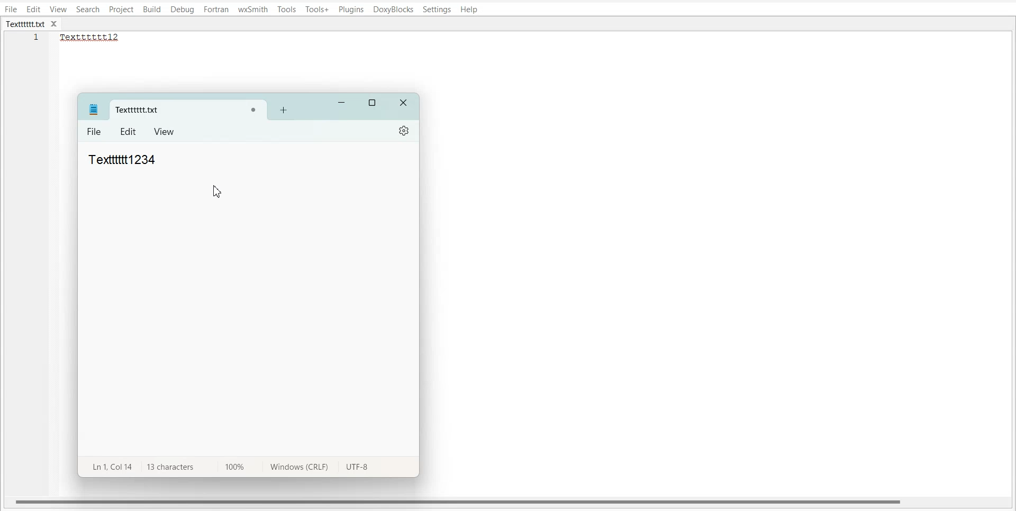 The width and height of the screenshot is (1016, 511). What do you see at coordinates (342, 103) in the screenshot?
I see `Minimize` at bounding box center [342, 103].